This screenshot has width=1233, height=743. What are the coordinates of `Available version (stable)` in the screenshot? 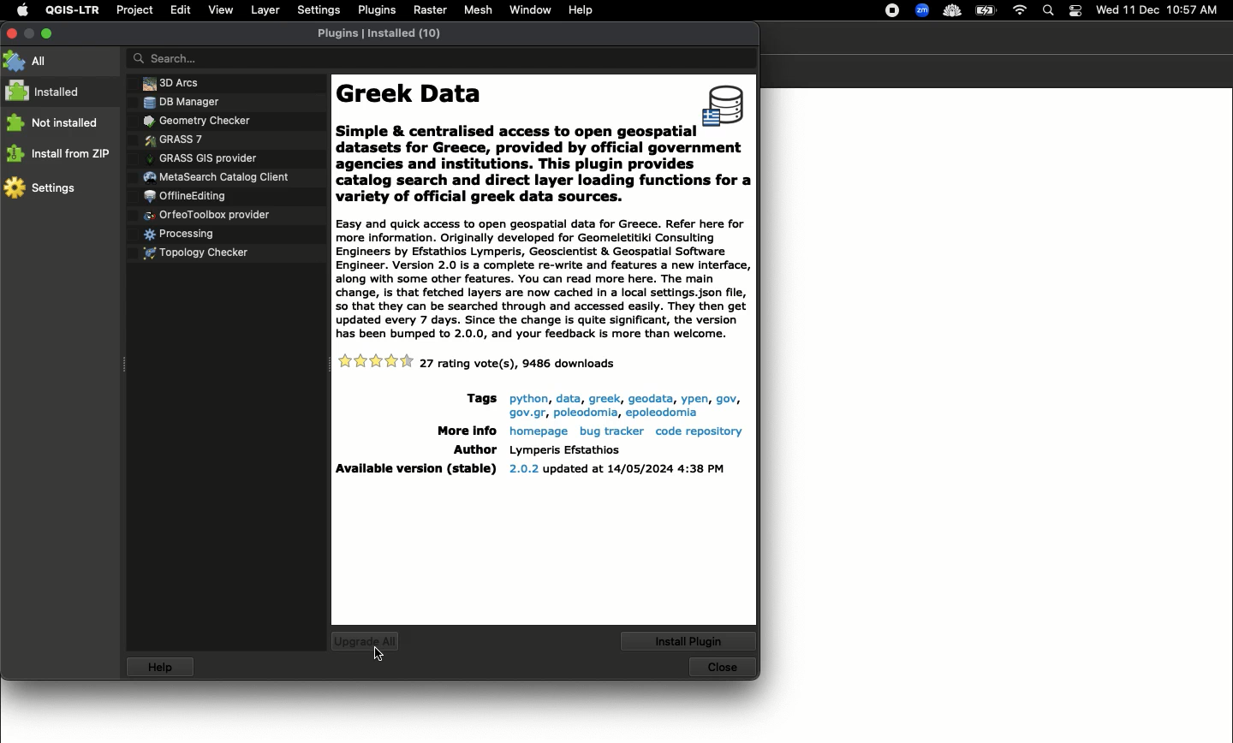 It's located at (416, 470).